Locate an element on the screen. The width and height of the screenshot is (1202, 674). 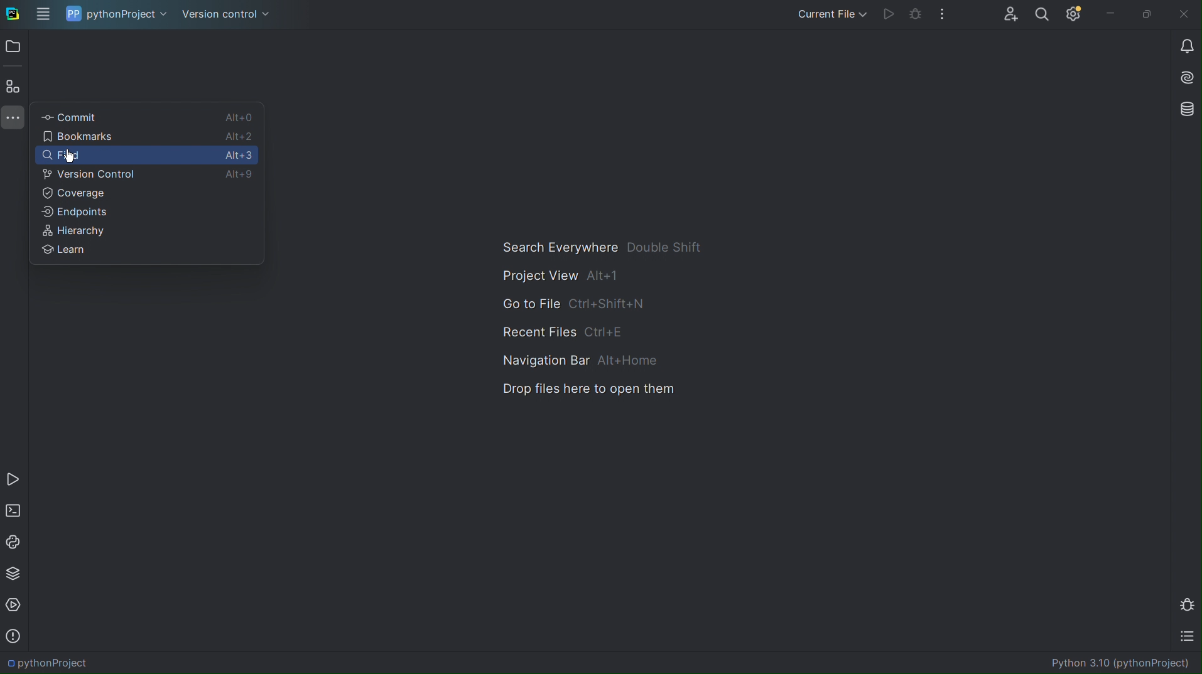
PythonProject is located at coordinates (54, 660).